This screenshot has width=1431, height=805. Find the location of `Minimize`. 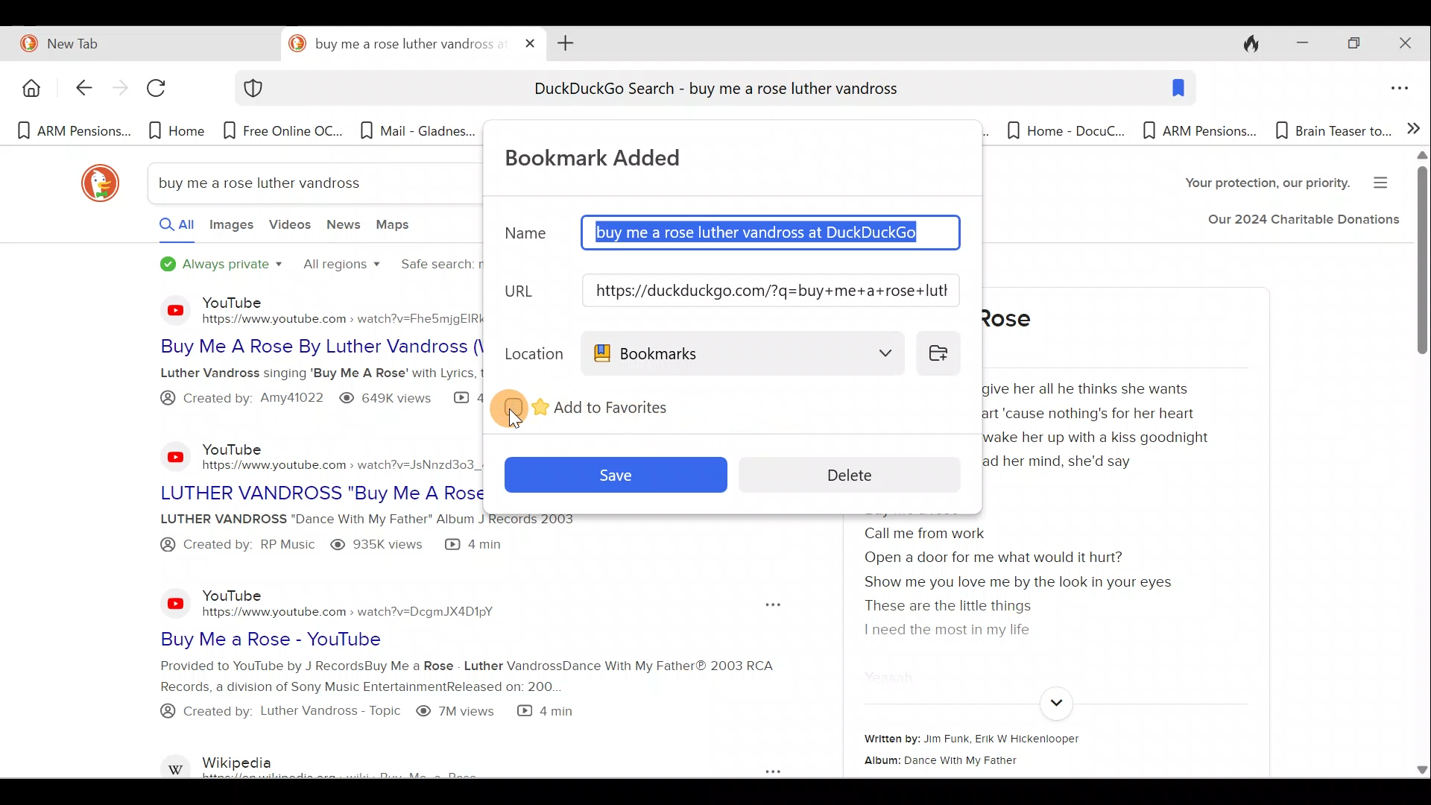

Minimize is located at coordinates (1298, 44).